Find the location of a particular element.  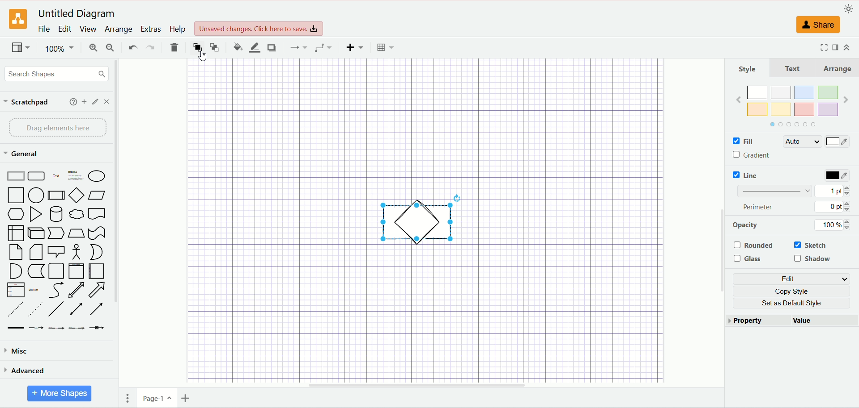

scratchpad is located at coordinates (26, 103).